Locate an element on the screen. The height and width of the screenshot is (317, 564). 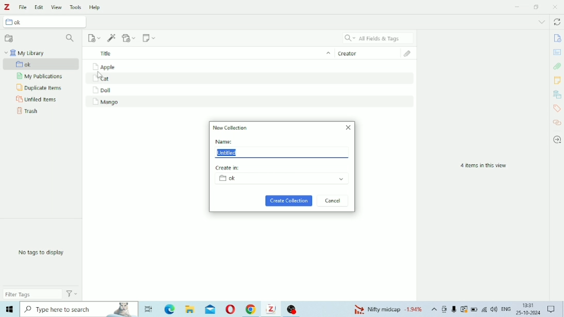
Filter Tags is located at coordinates (33, 294).